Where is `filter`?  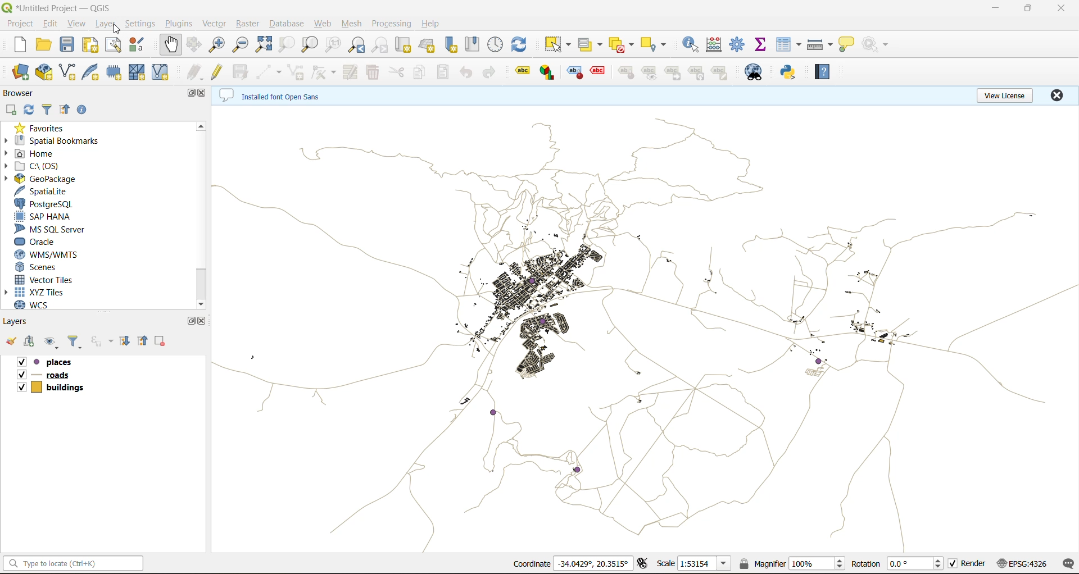 filter is located at coordinates (48, 110).